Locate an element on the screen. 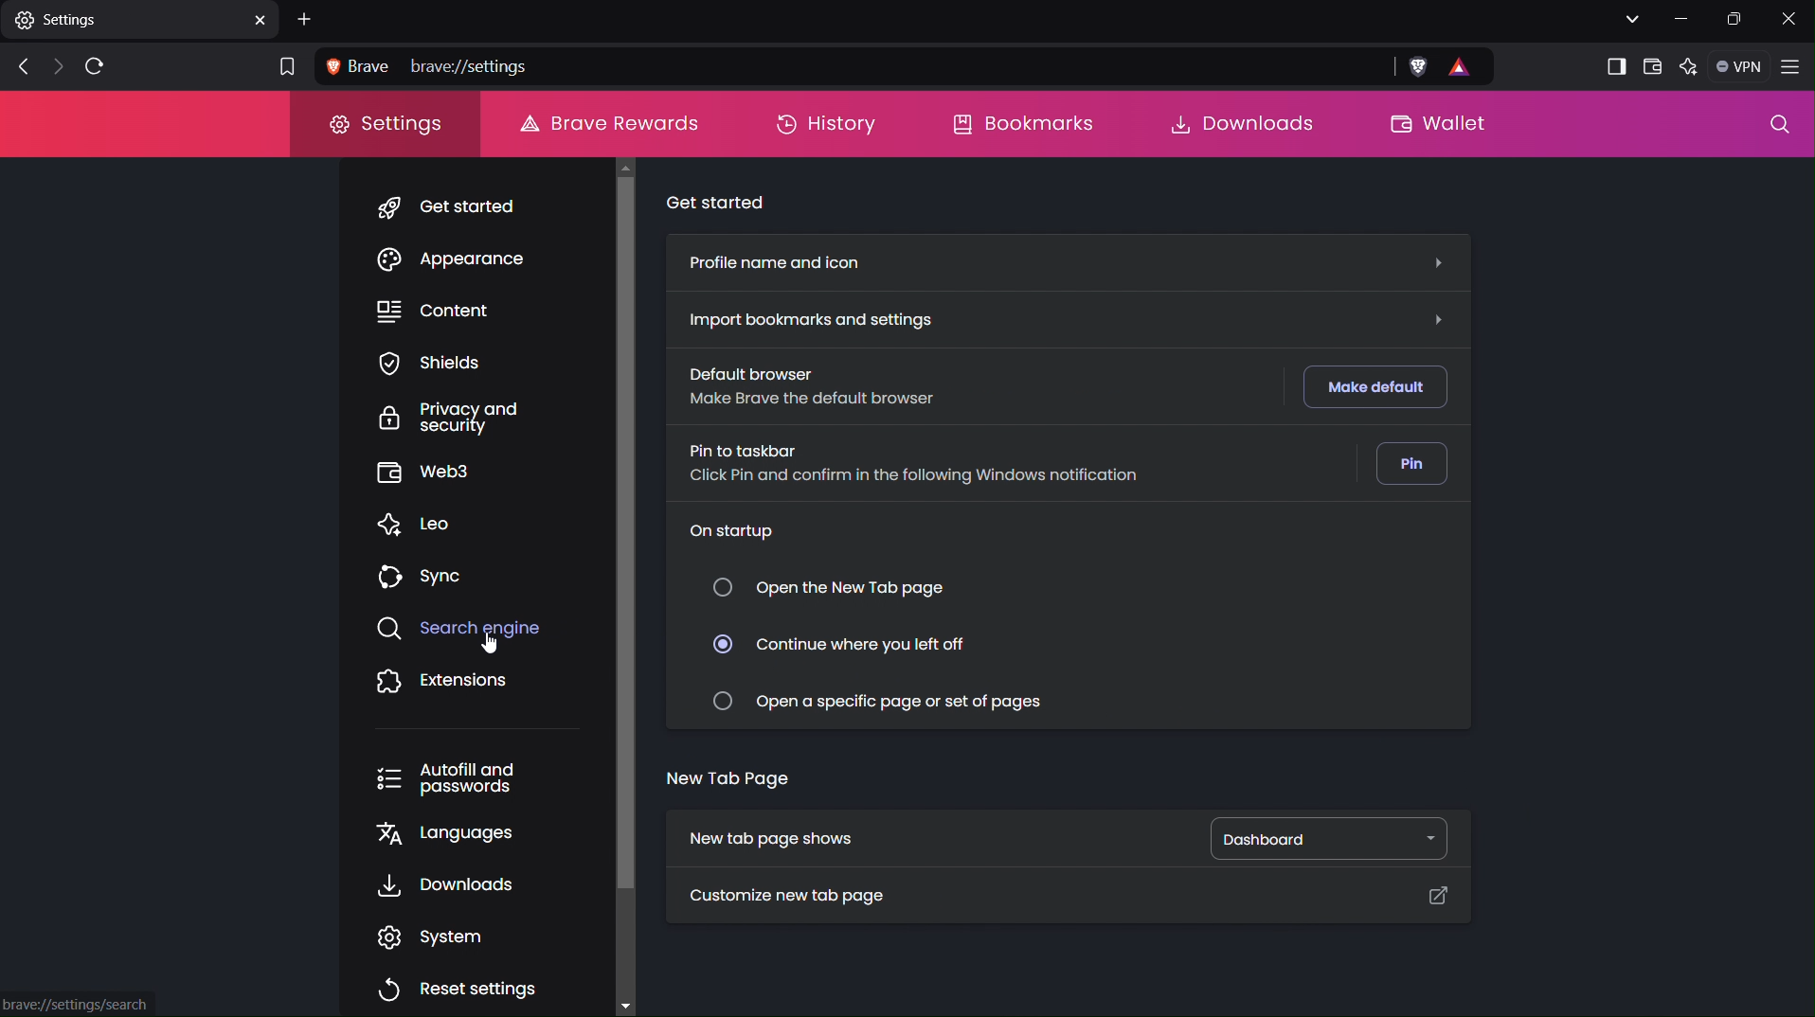  Rewards is located at coordinates (1469, 67).